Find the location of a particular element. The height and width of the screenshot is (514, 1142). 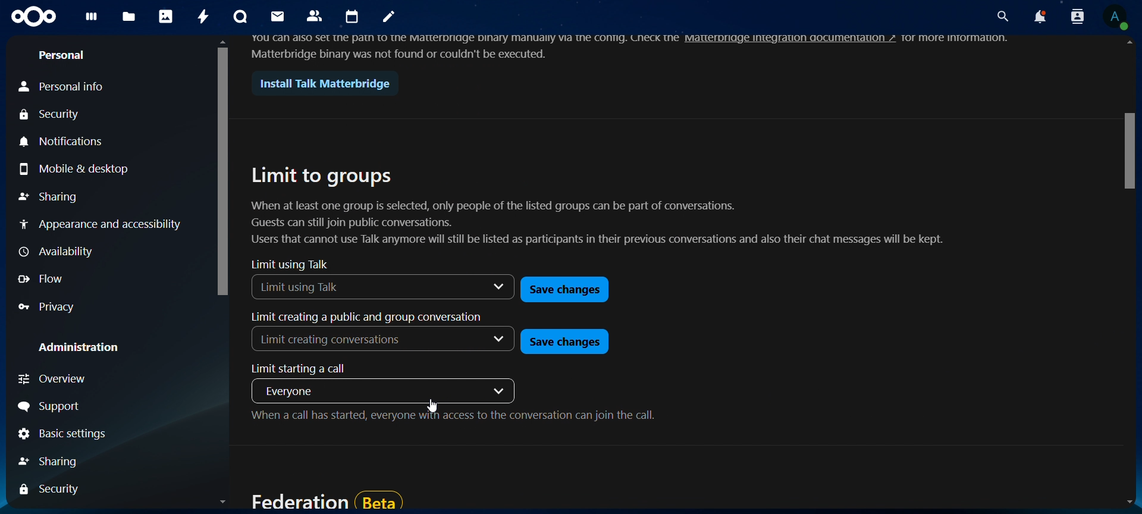

Basic settings is located at coordinates (63, 434).